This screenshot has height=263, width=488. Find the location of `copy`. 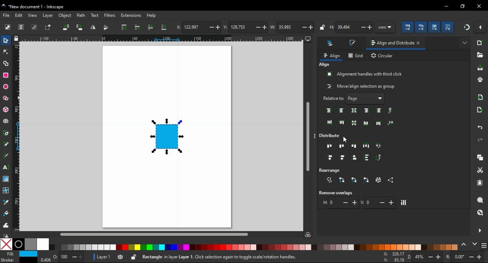

copy is located at coordinates (481, 157).